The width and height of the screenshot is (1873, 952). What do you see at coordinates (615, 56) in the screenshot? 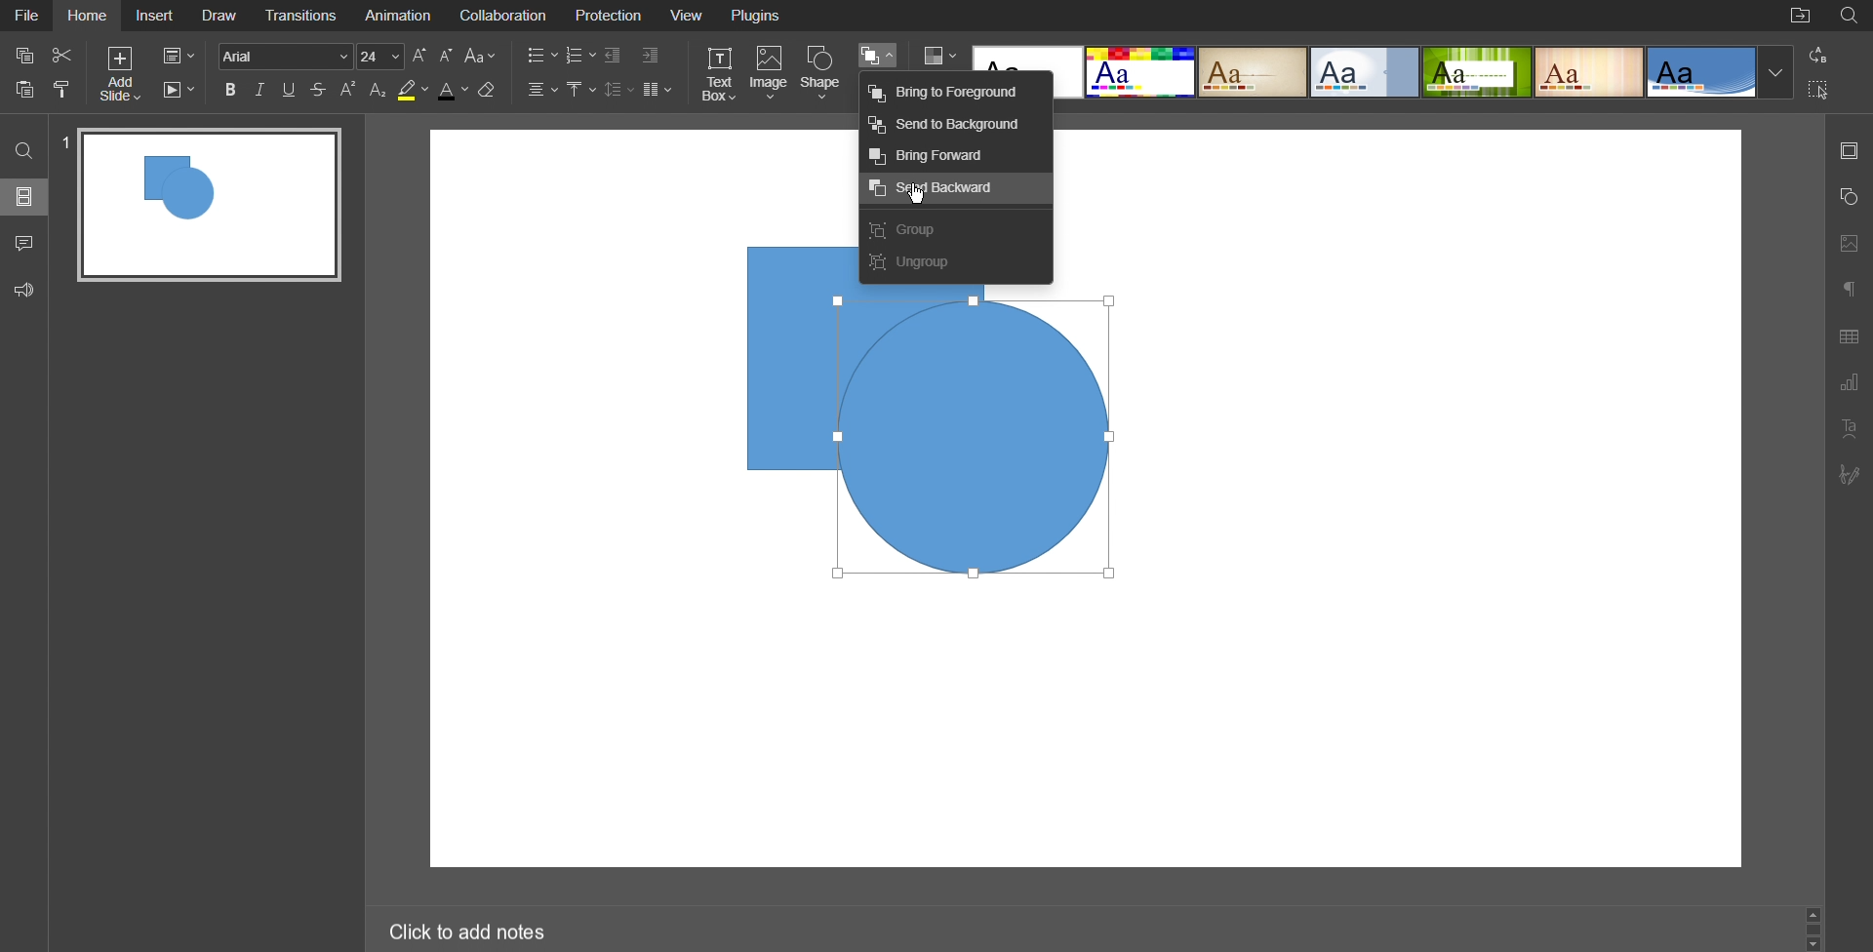
I see `Decrease Indent` at bounding box center [615, 56].